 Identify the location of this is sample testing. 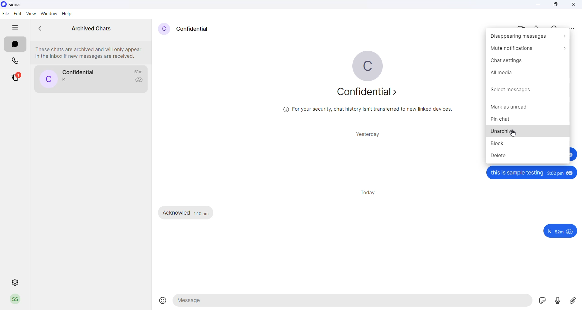
(516, 173).